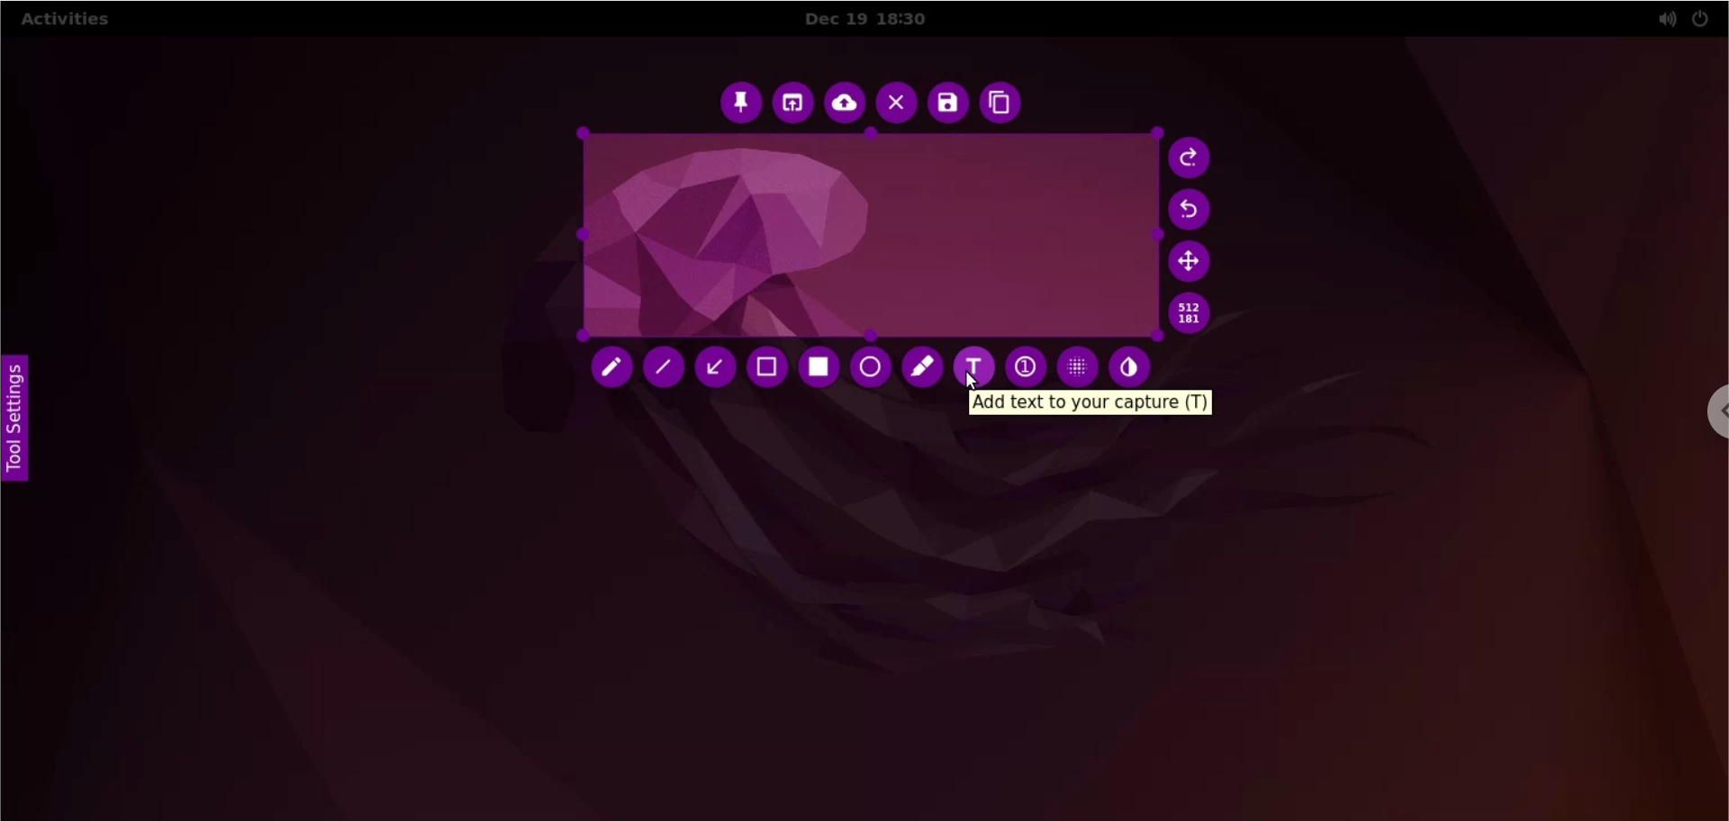 The image size is (1729, 821). What do you see at coordinates (720, 370) in the screenshot?
I see `arrow tool` at bounding box center [720, 370].